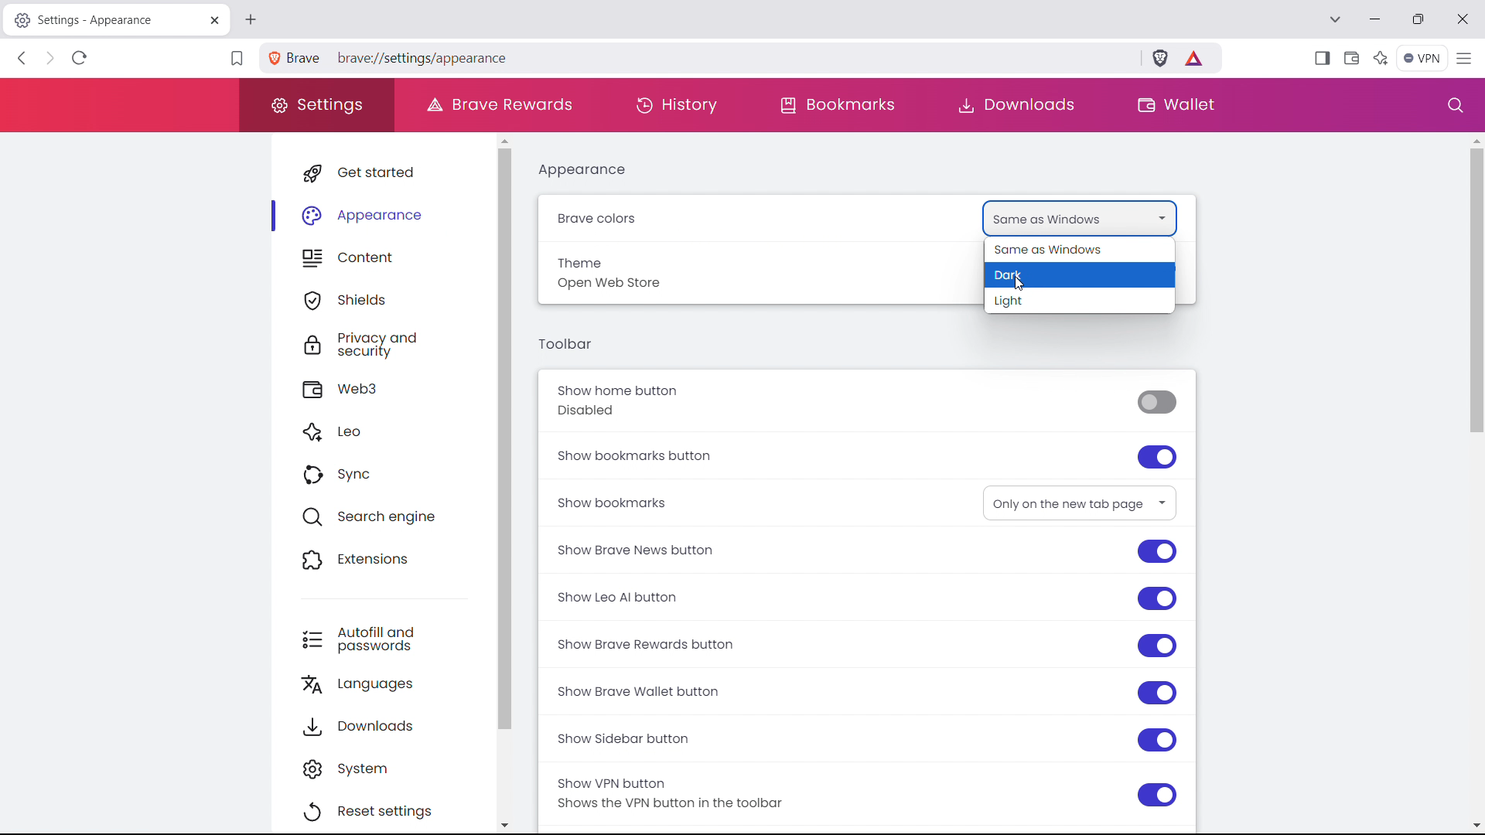 The image size is (1485, 835). What do you see at coordinates (866, 401) in the screenshot?
I see `show home button Disabled` at bounding box center [866, 401].